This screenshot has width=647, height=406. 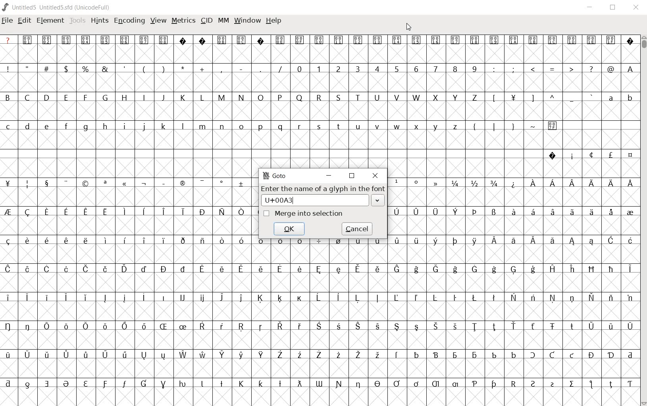 What do you see at coordinates (202, 241) in the screenshot?
I see `Symbol` at bounding box center [202, 241].